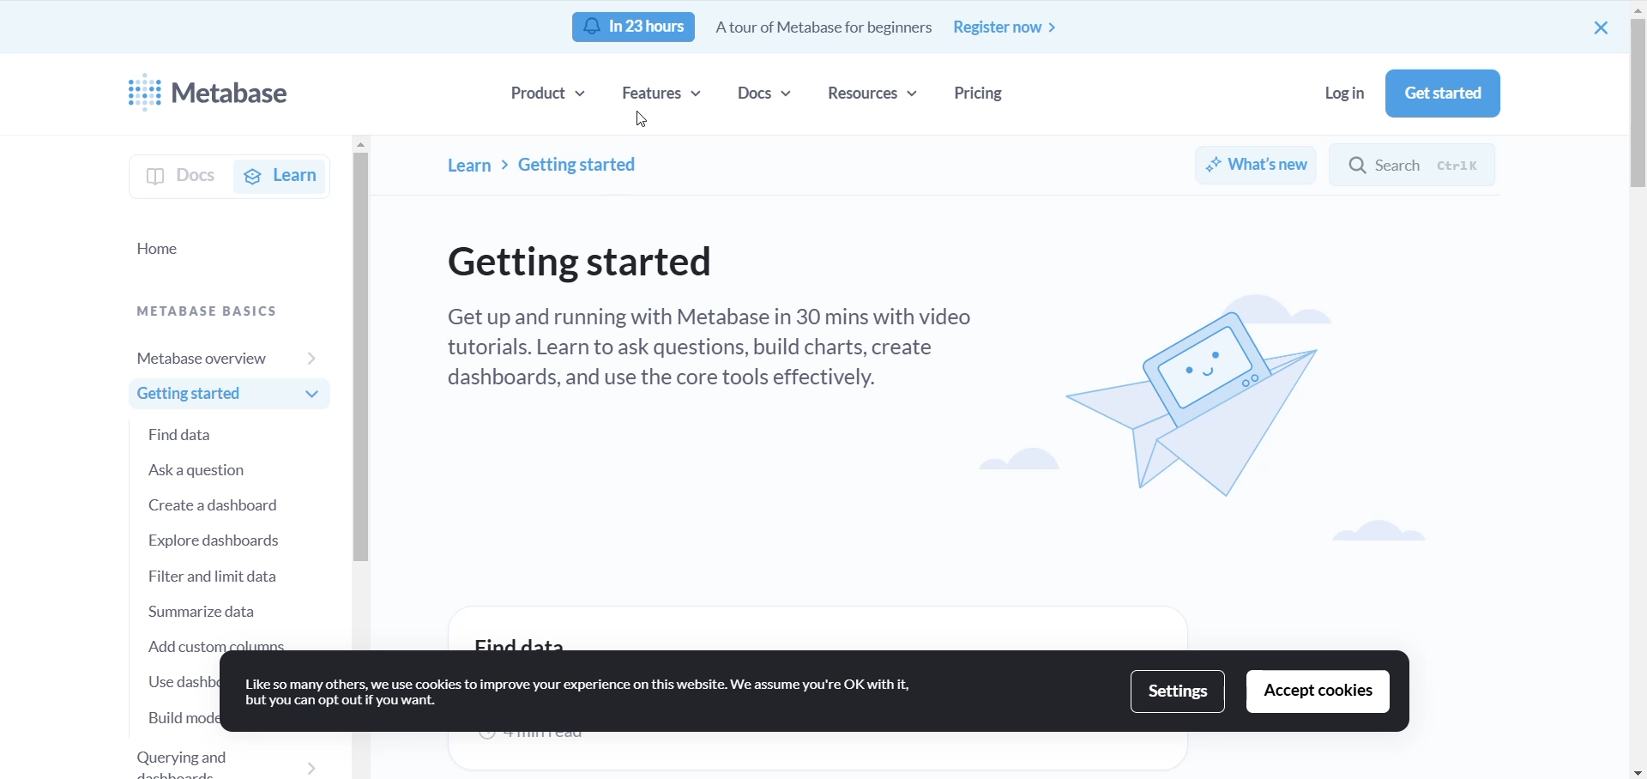 The width and height of the screenshot is (1647, 779). Describe the element at coordinates (365, 360) in the screenshot. I see `SCROLLBAR` at that location.